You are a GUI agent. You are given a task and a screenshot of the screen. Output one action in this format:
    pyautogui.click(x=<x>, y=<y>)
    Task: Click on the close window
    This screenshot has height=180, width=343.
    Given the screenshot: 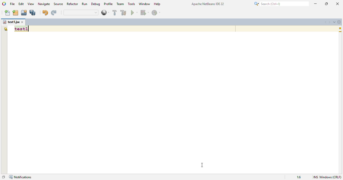 What is the action you would take?
    pyautogui.click(x=23, y=22)
    